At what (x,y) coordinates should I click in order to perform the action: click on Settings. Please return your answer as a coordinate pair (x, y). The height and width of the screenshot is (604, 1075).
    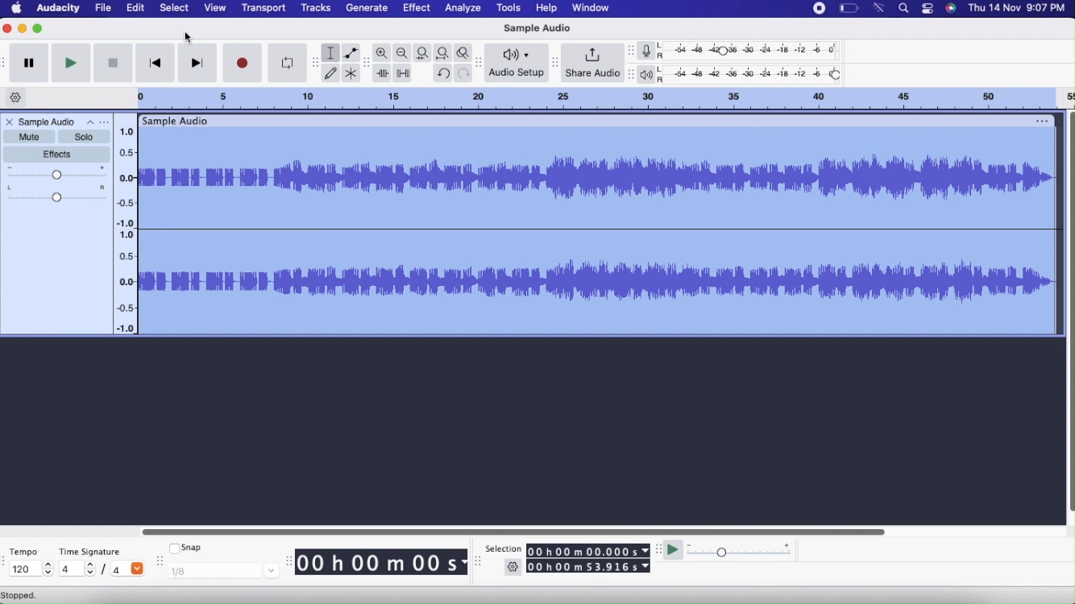
    Looking at the image, I should click on (513, 569).